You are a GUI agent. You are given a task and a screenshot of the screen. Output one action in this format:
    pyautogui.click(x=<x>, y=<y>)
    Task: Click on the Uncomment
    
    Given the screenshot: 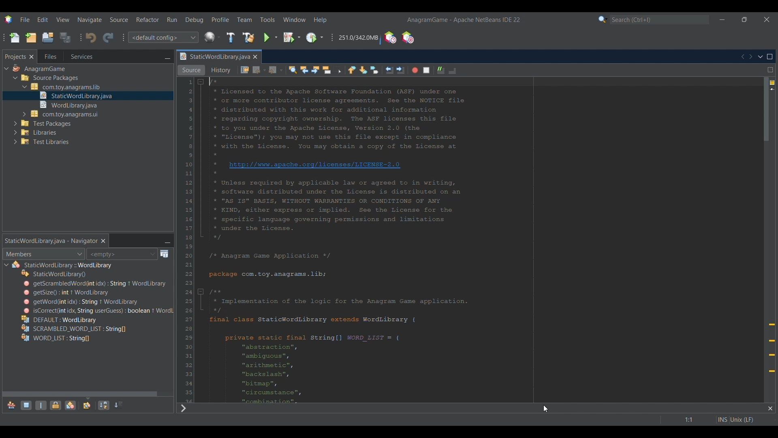 What is the action you would take?
    pyautogui.click(x=453, y=71)
    